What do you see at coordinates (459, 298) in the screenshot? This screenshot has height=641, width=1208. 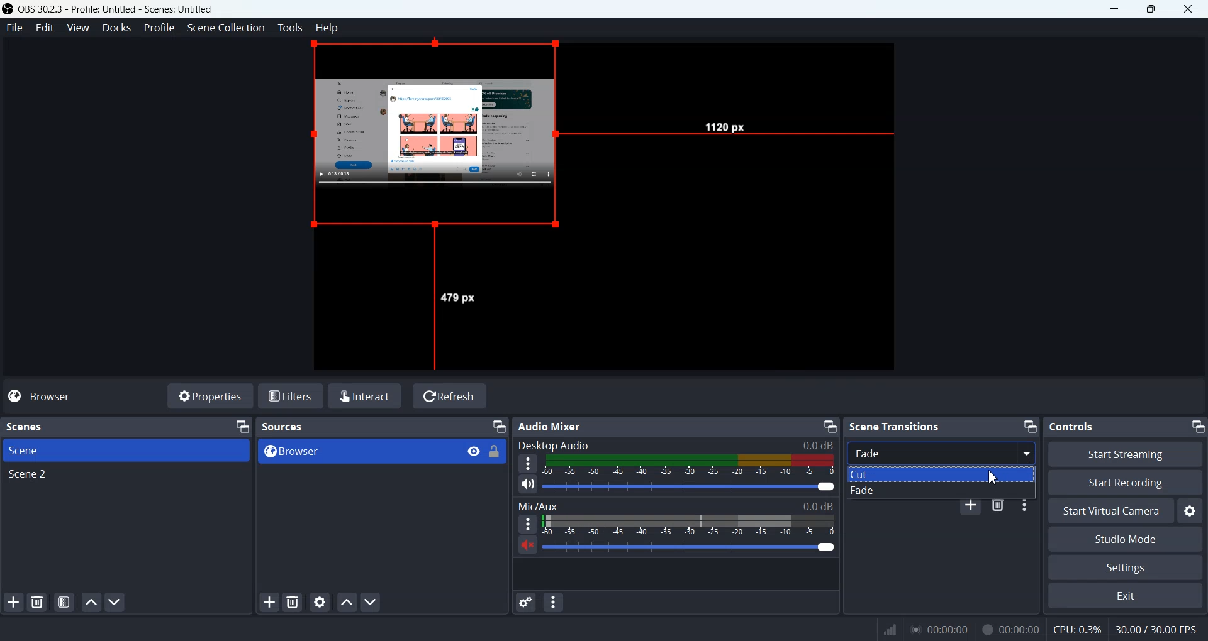 I see `` at bounding box center [459, 298].